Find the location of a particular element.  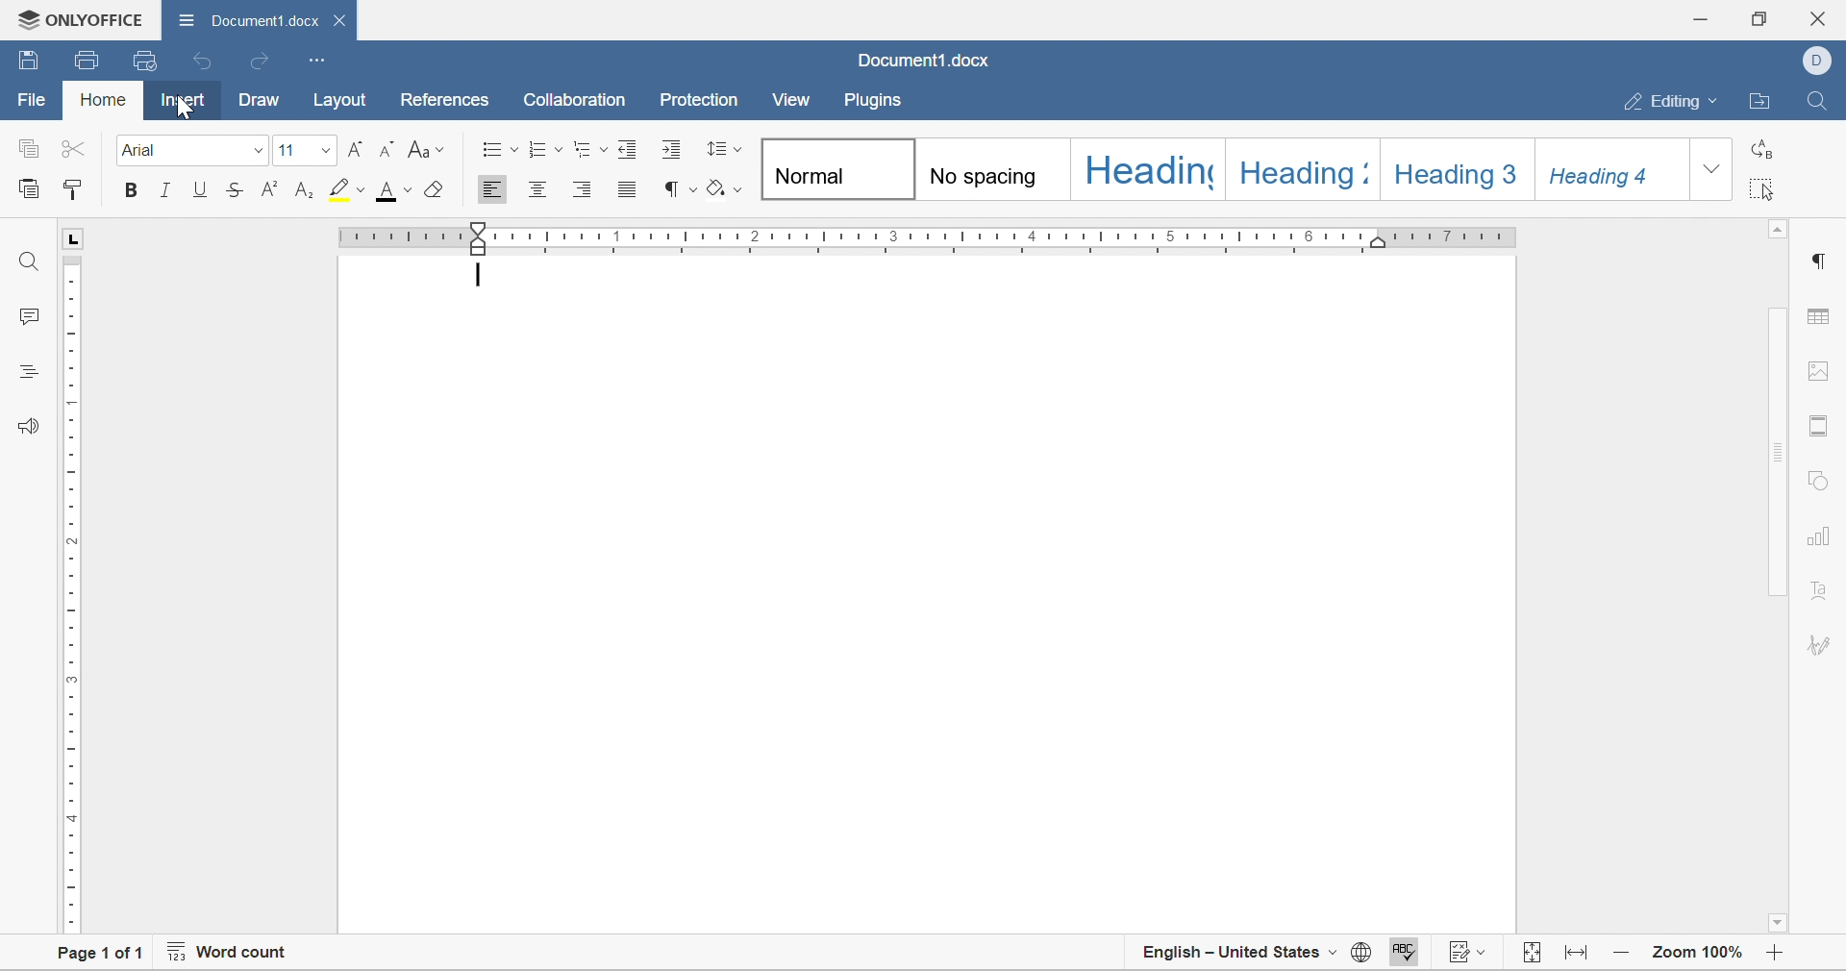

Find is located at coordinates (28, 259).